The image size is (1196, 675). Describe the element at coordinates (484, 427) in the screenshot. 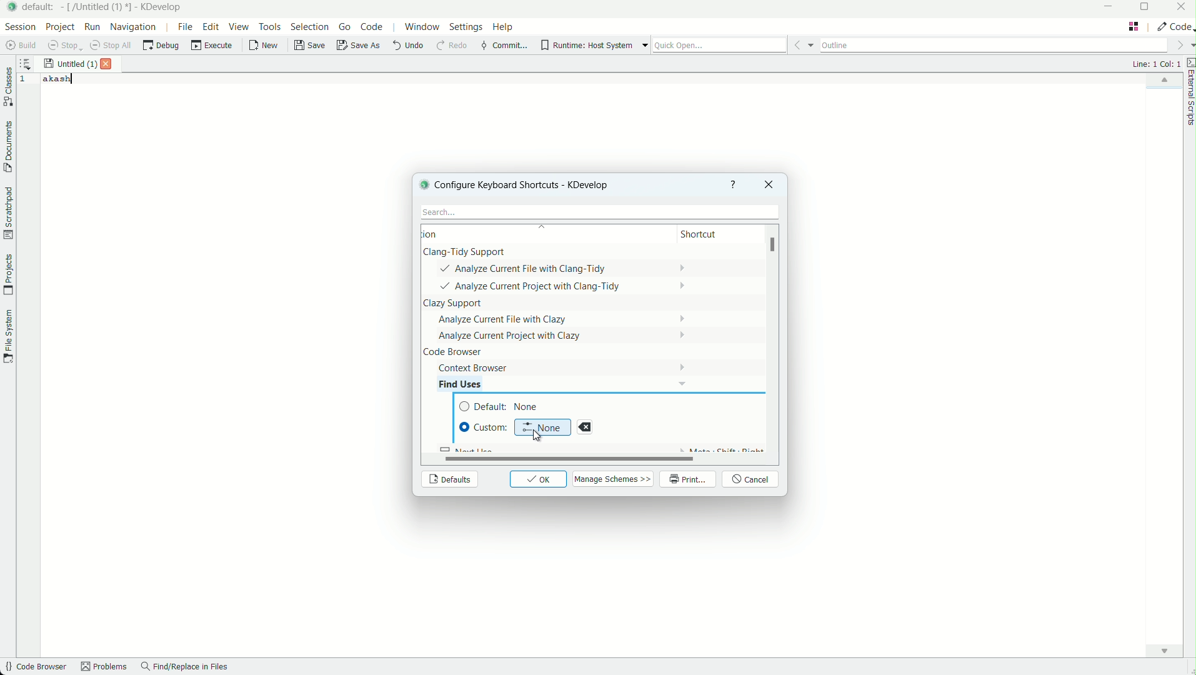

I see `Custom Shortcut` at that location.